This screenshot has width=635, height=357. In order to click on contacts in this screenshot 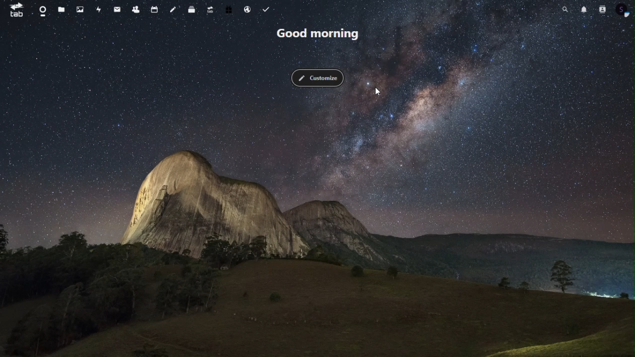, I will do `click(602, 8)`.